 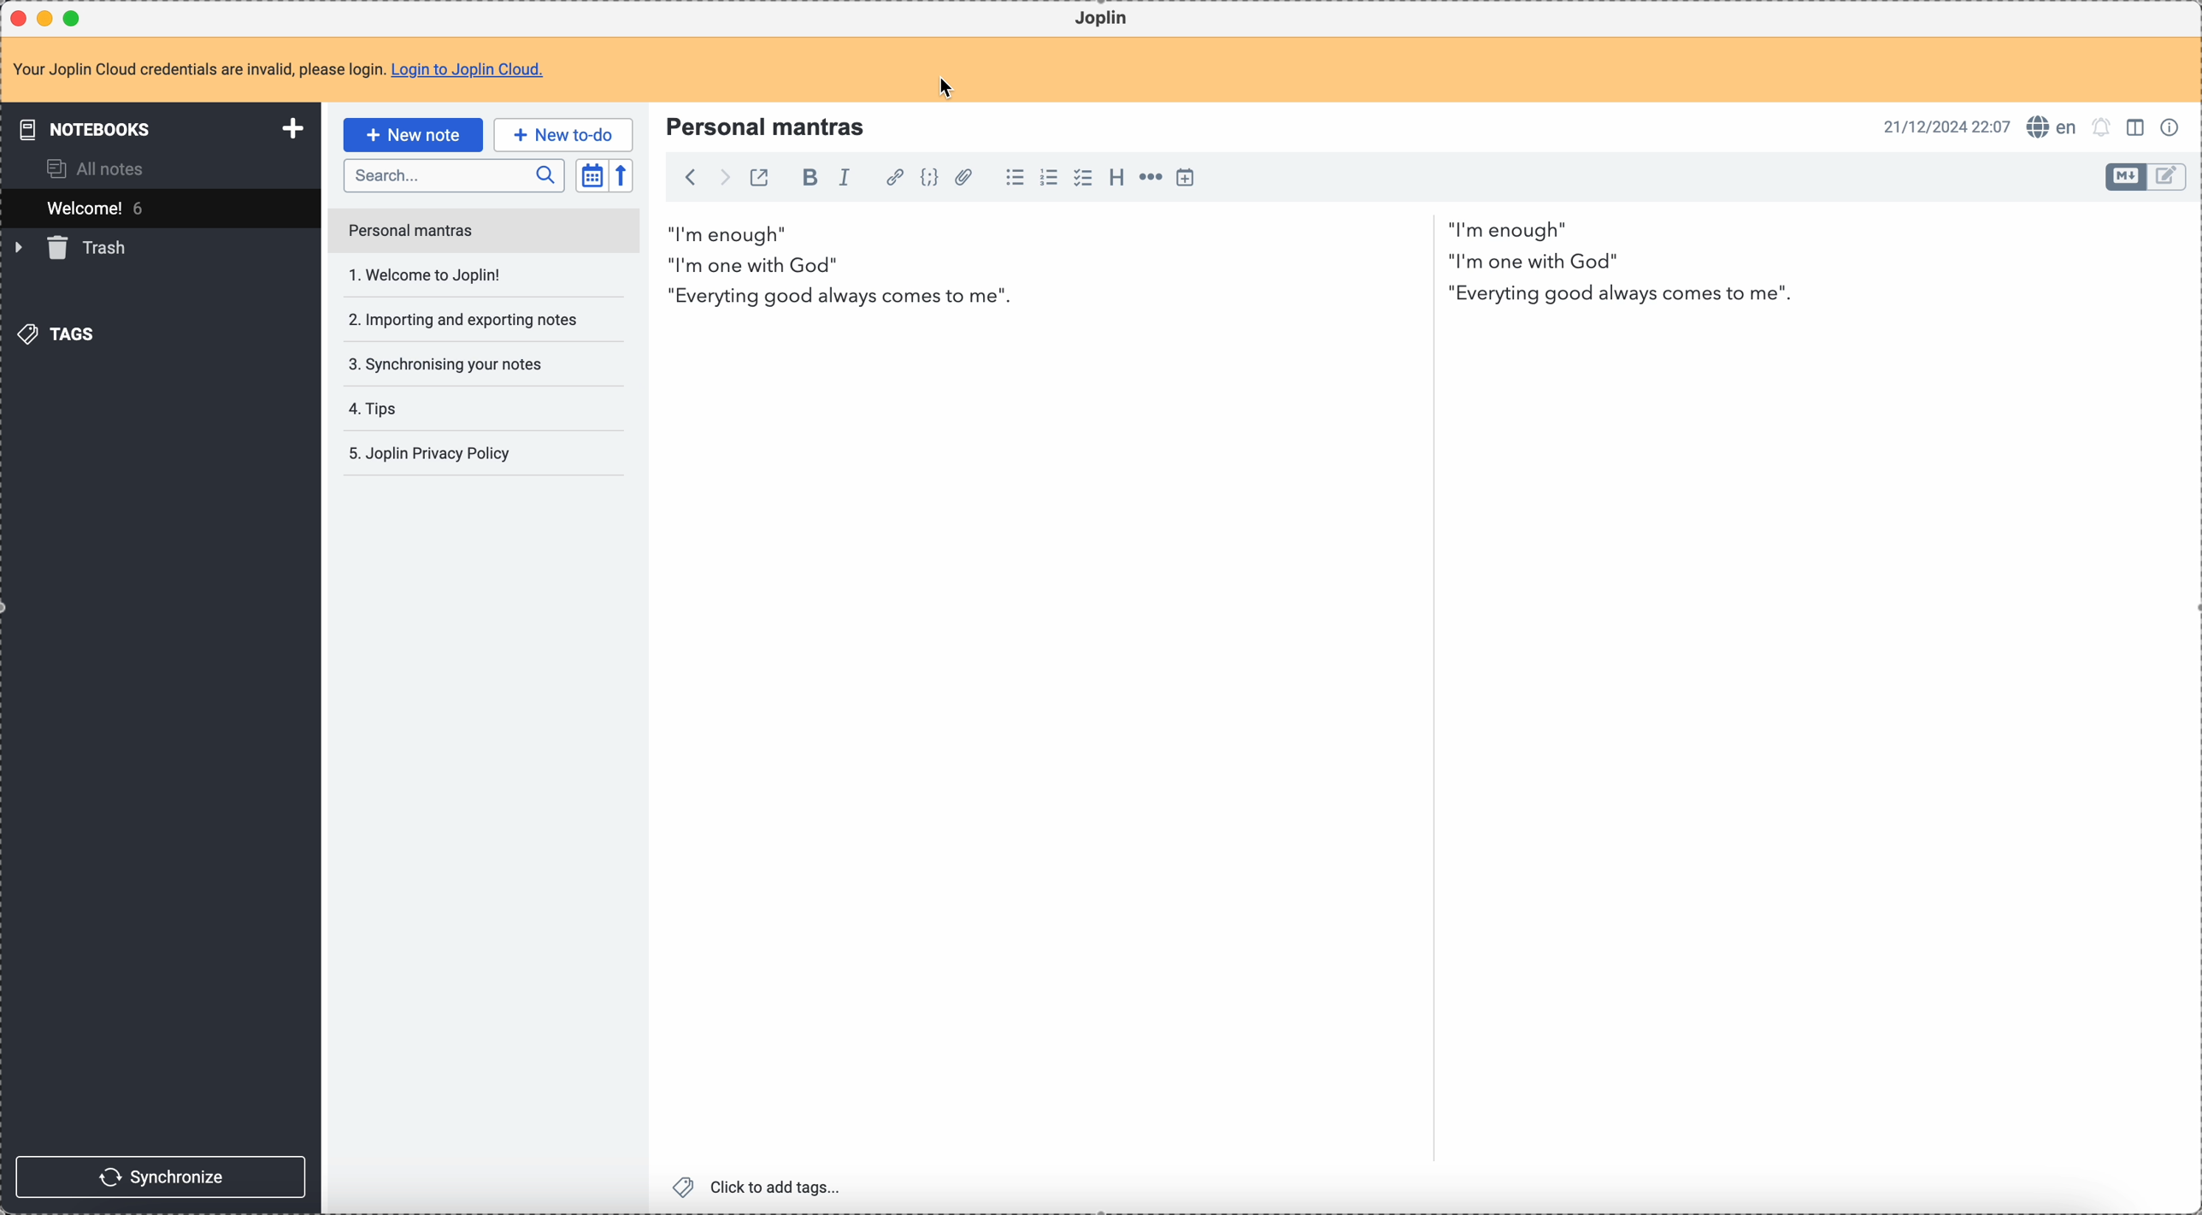 What do you see at coordinates (621, 176) in the screenshot?
I see `reverse sort order` at bounding box center [621, 176].